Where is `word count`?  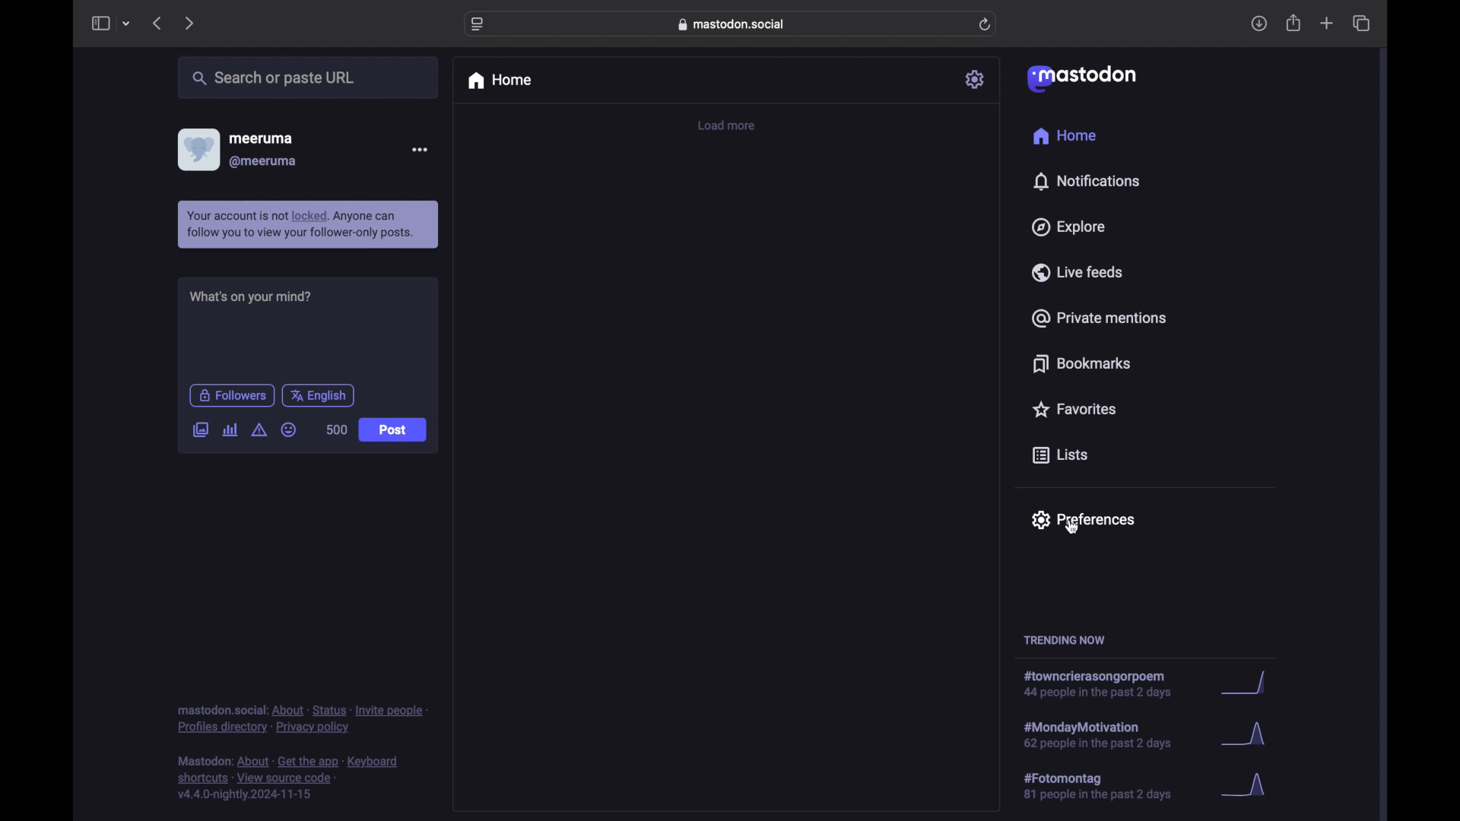 word count is located at coordinates (336, 430).